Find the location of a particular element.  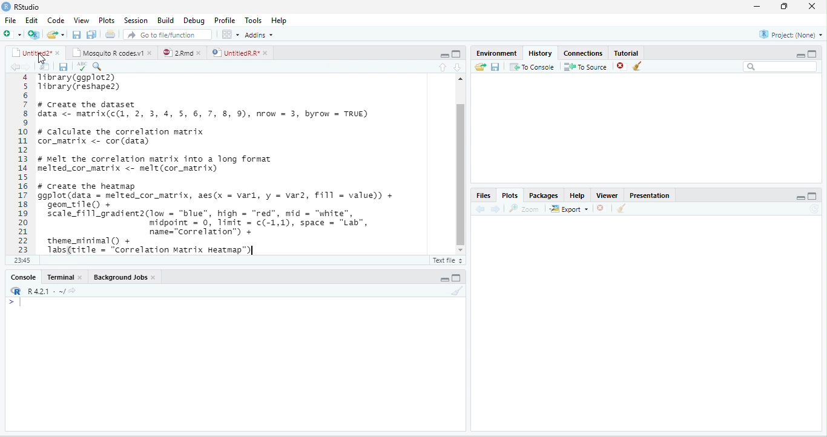

source on save is located at coordinates (102, 66).